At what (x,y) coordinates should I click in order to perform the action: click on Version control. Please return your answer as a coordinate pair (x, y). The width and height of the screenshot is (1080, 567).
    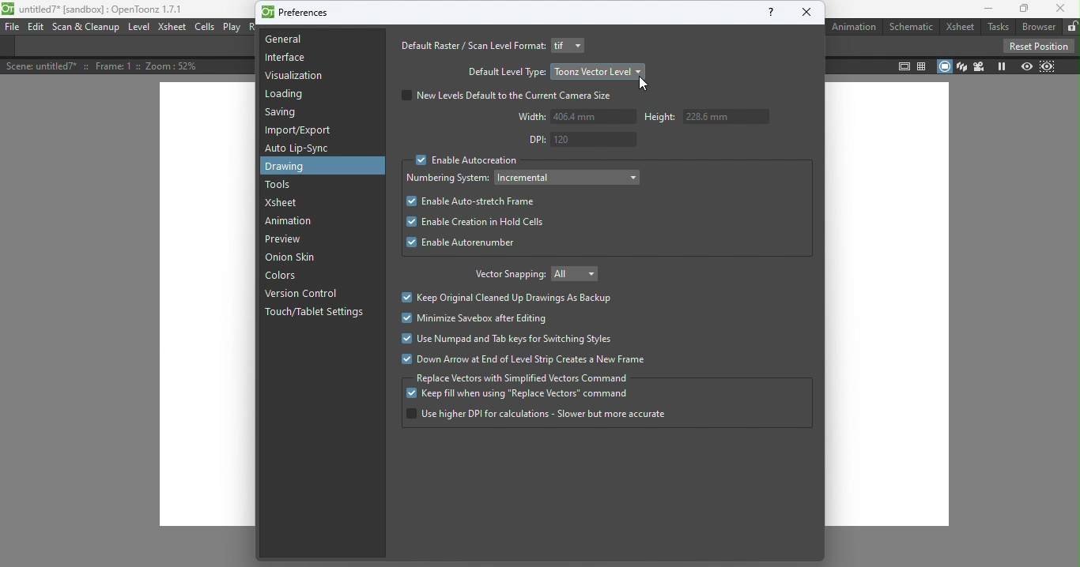
    Looking at the image, I should click on (300, 292).